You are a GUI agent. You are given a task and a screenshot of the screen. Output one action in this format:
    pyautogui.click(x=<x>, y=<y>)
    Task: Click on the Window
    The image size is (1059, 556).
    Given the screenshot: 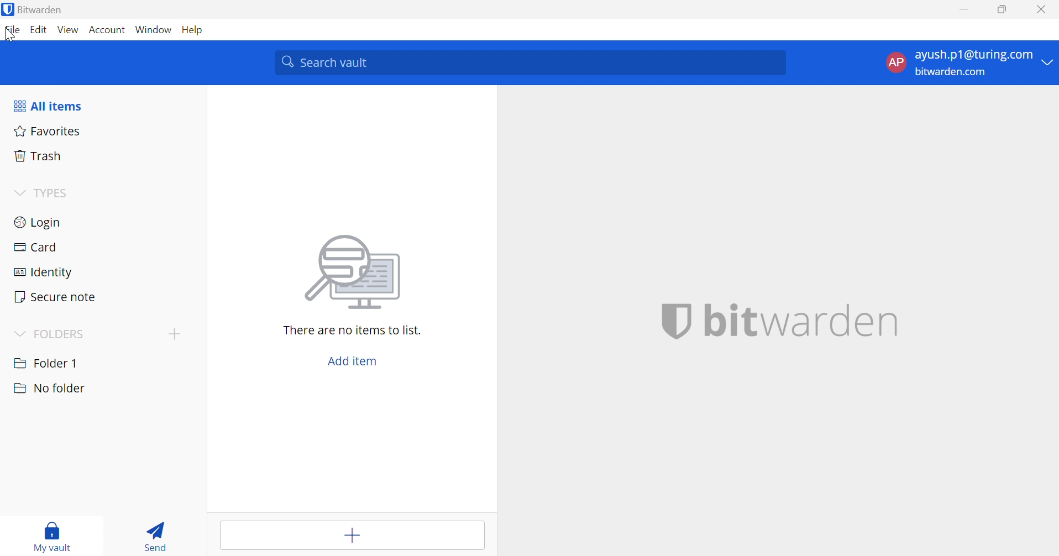 What is the action you would take?
    pyautogui.click(x=155, y=29)
    